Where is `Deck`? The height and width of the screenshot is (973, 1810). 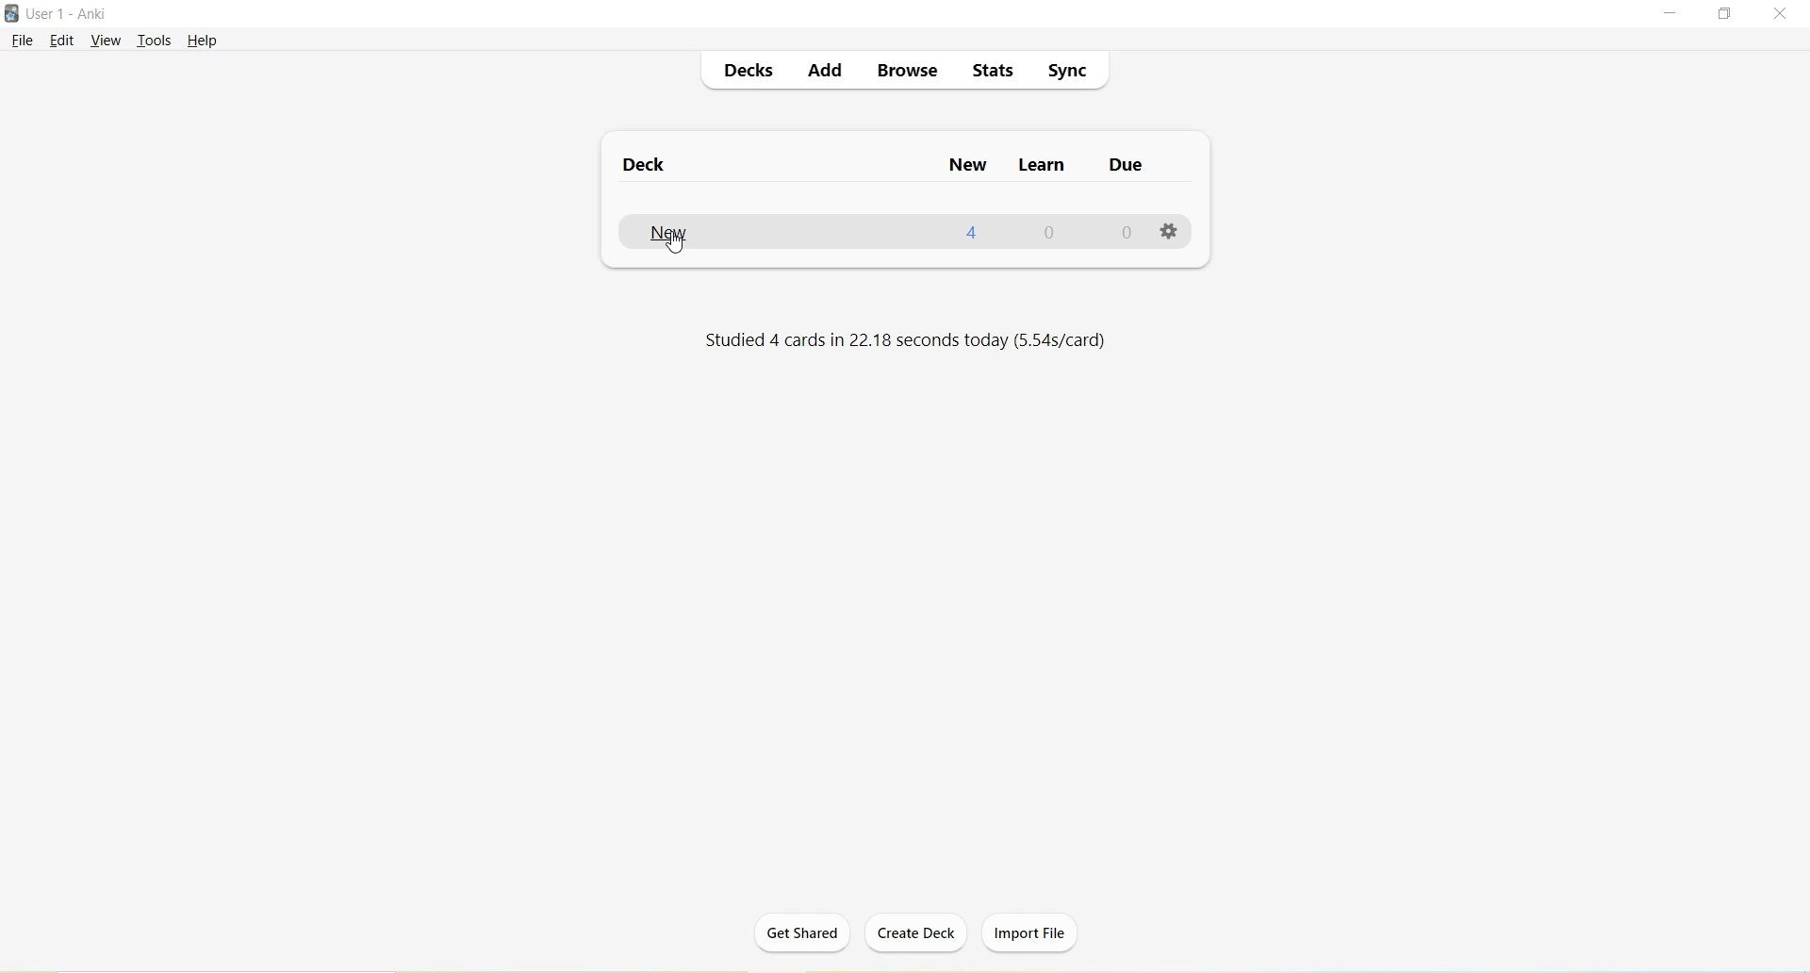 Deck is located at coordinates (650, 165).